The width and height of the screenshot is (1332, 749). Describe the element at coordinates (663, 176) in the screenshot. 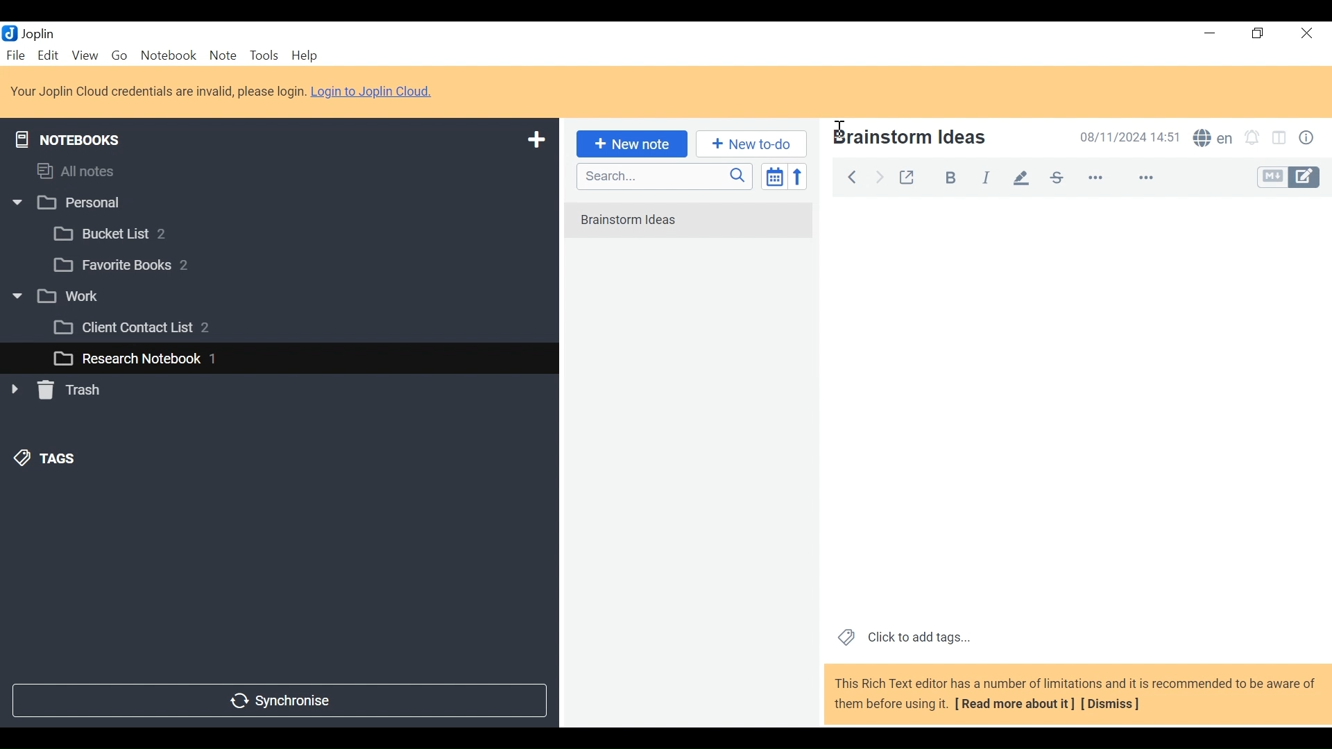

I see `Search` at that location.